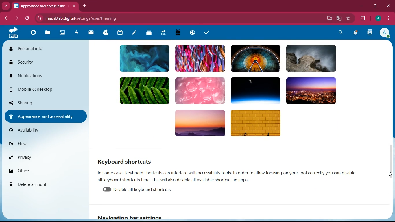 The image size is (395, 222). I want to click on more, so click(5, 5).